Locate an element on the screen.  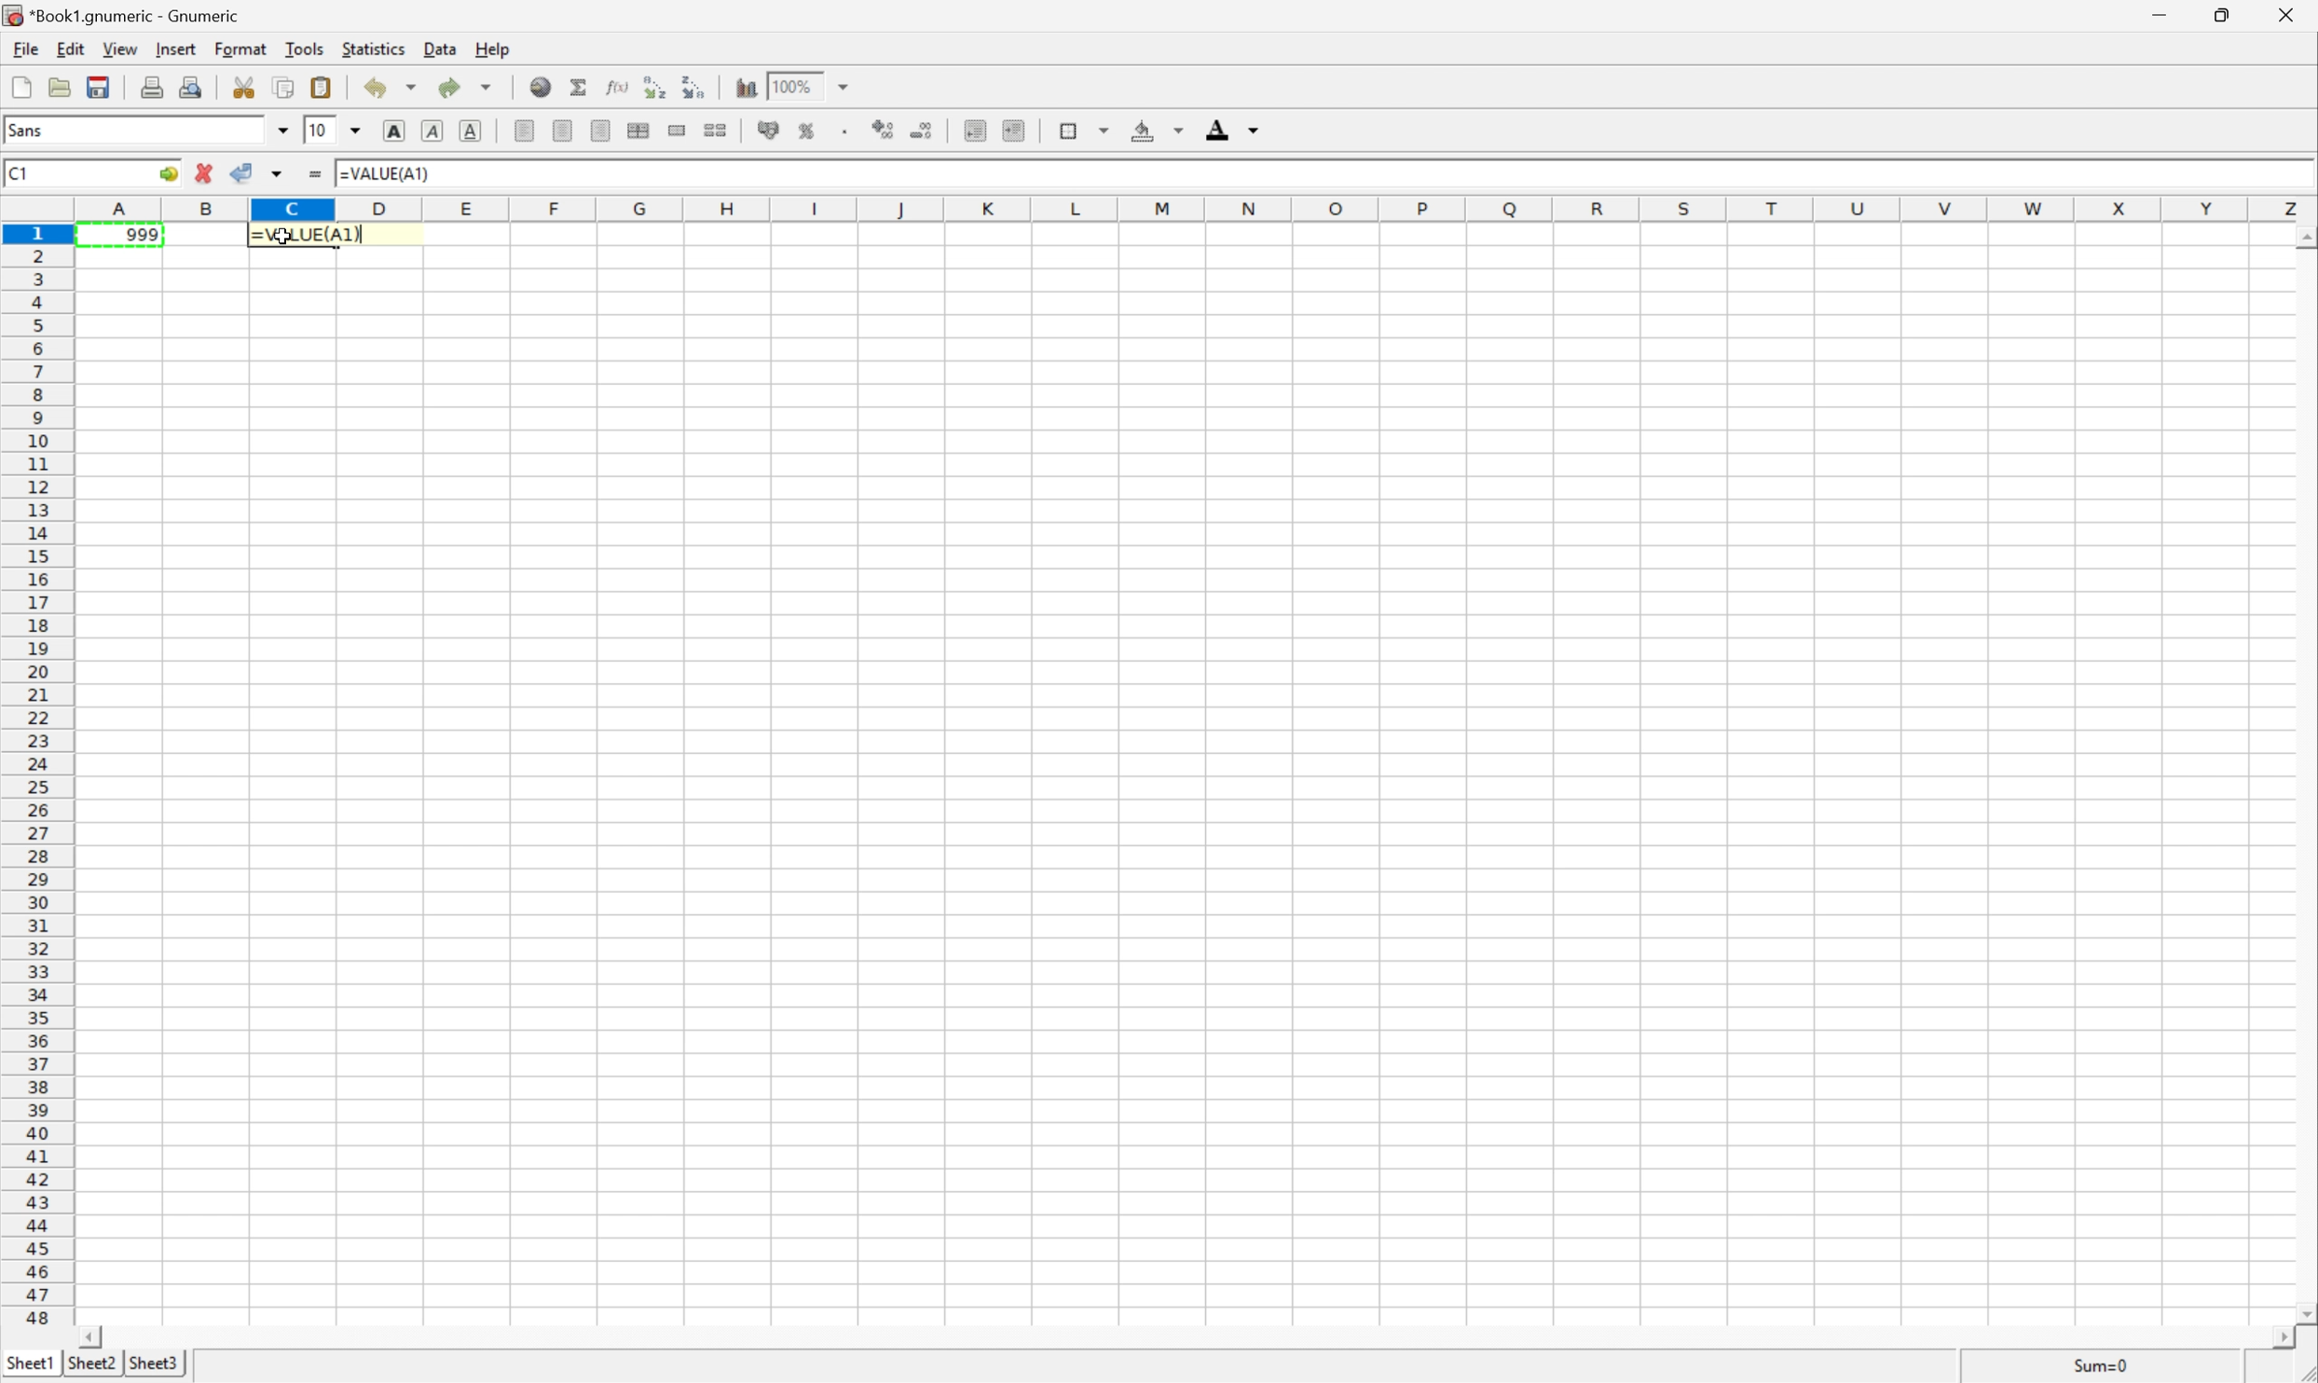
help is located at coordinates (495, 51).